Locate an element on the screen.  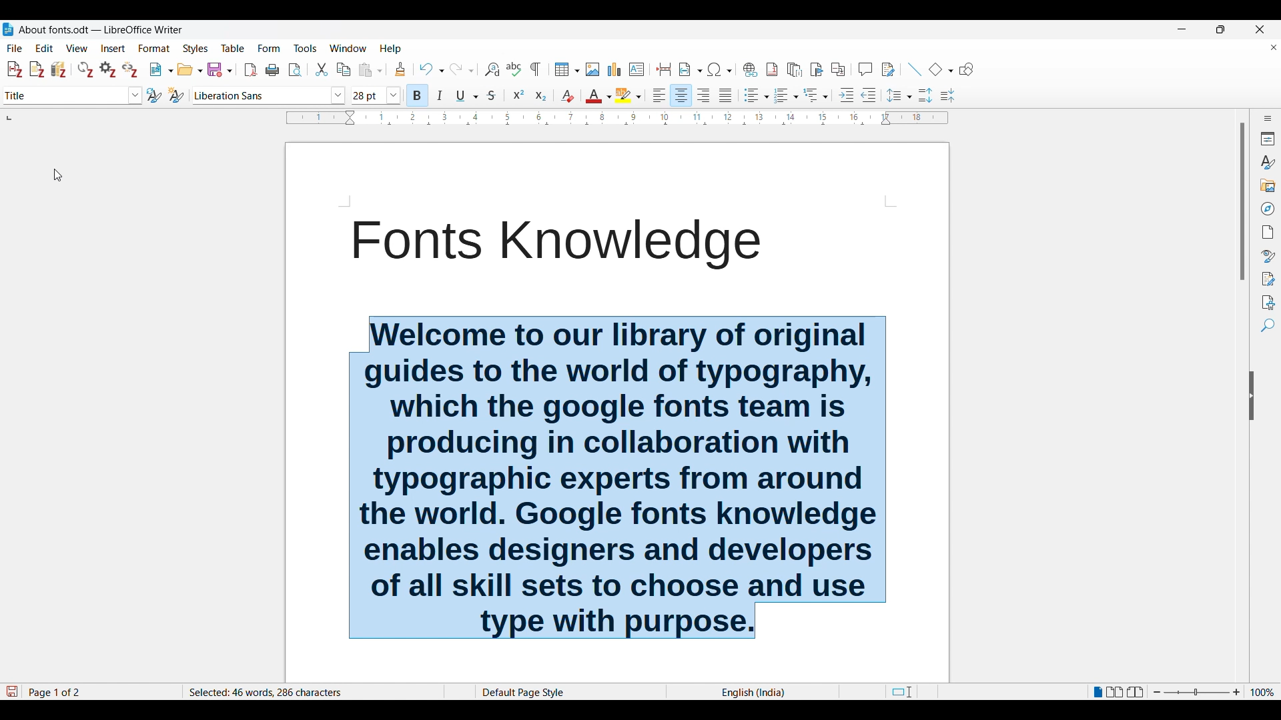
Open is located at coordinates (190, 69).